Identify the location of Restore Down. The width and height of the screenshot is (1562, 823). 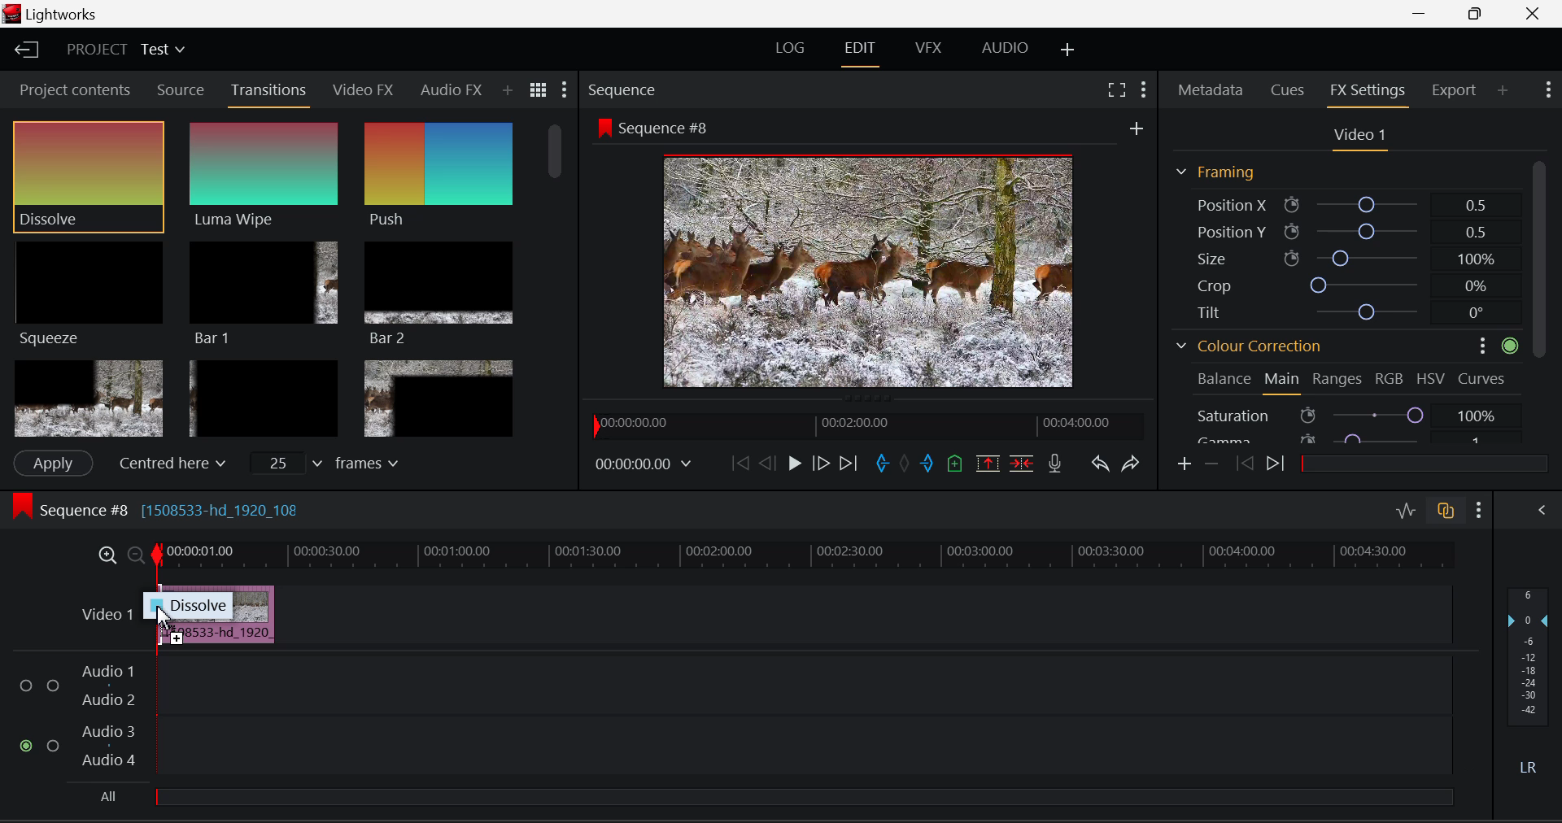
(1422, 14).